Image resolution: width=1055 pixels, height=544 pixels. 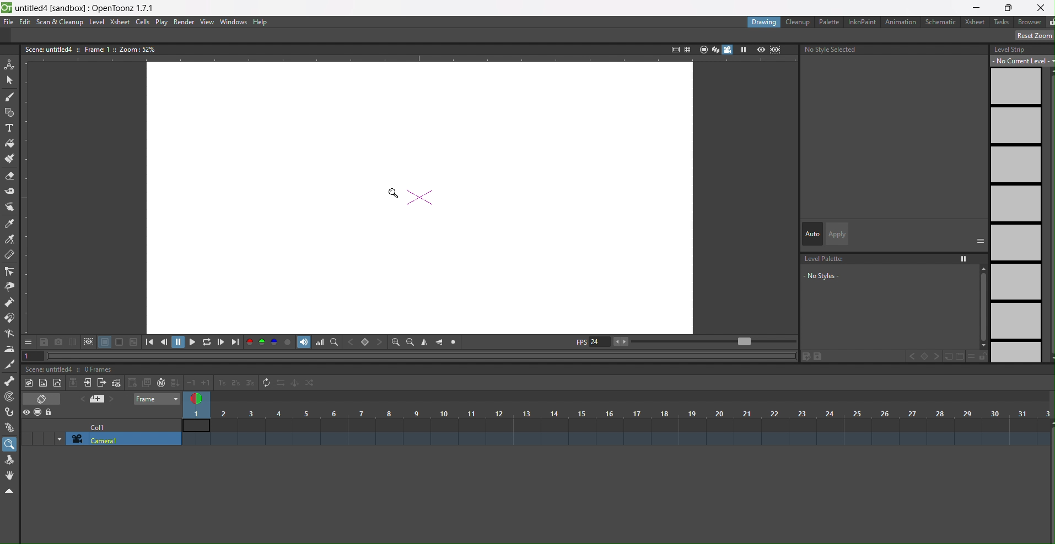 What do you see at coordinates (9, 159) in the screenshot?
I see `paint brush tool` at bounding box center [9, 159].